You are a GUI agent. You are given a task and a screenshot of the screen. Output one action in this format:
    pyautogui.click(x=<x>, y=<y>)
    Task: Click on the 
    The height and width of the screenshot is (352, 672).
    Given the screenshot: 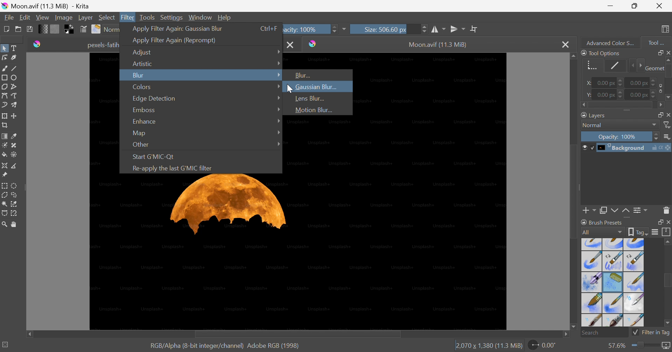 What is the action you would take?
    pyautogui.click(x=6, y=29)
    